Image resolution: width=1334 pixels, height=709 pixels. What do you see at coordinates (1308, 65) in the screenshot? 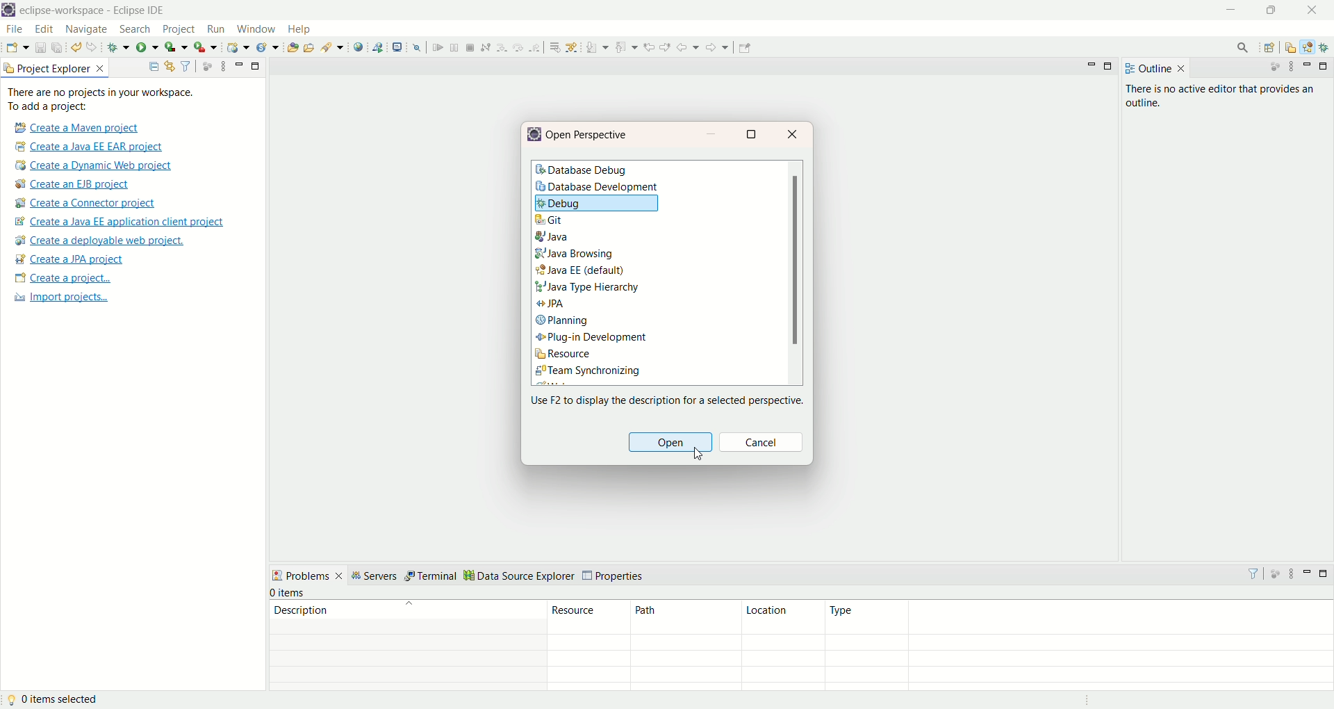
I see `minimize` at bounding box center [1308, 65].